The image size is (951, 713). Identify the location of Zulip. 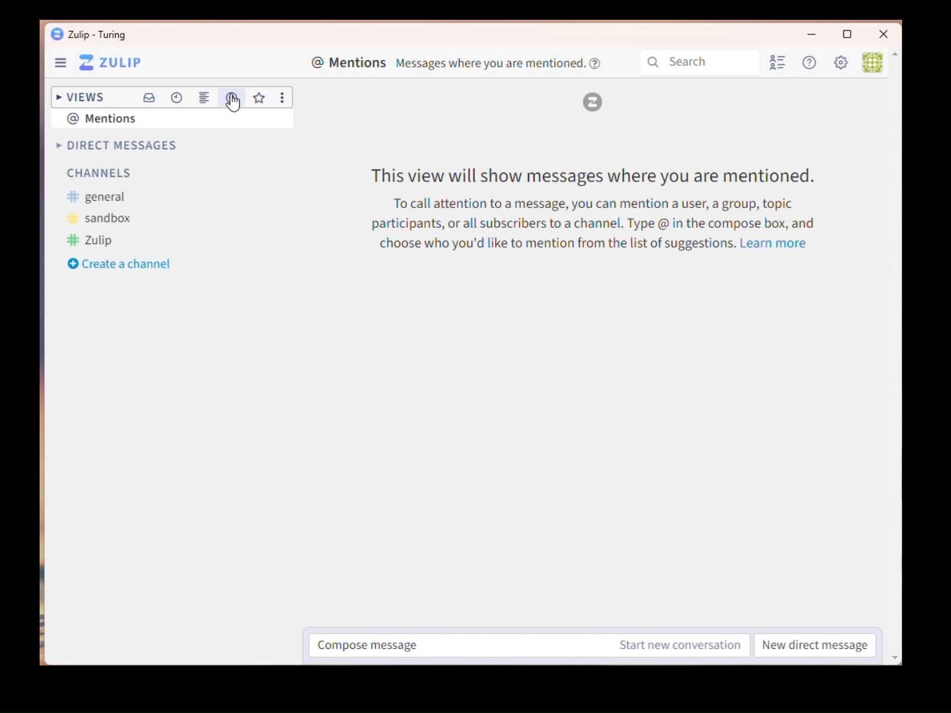
(90, 34).